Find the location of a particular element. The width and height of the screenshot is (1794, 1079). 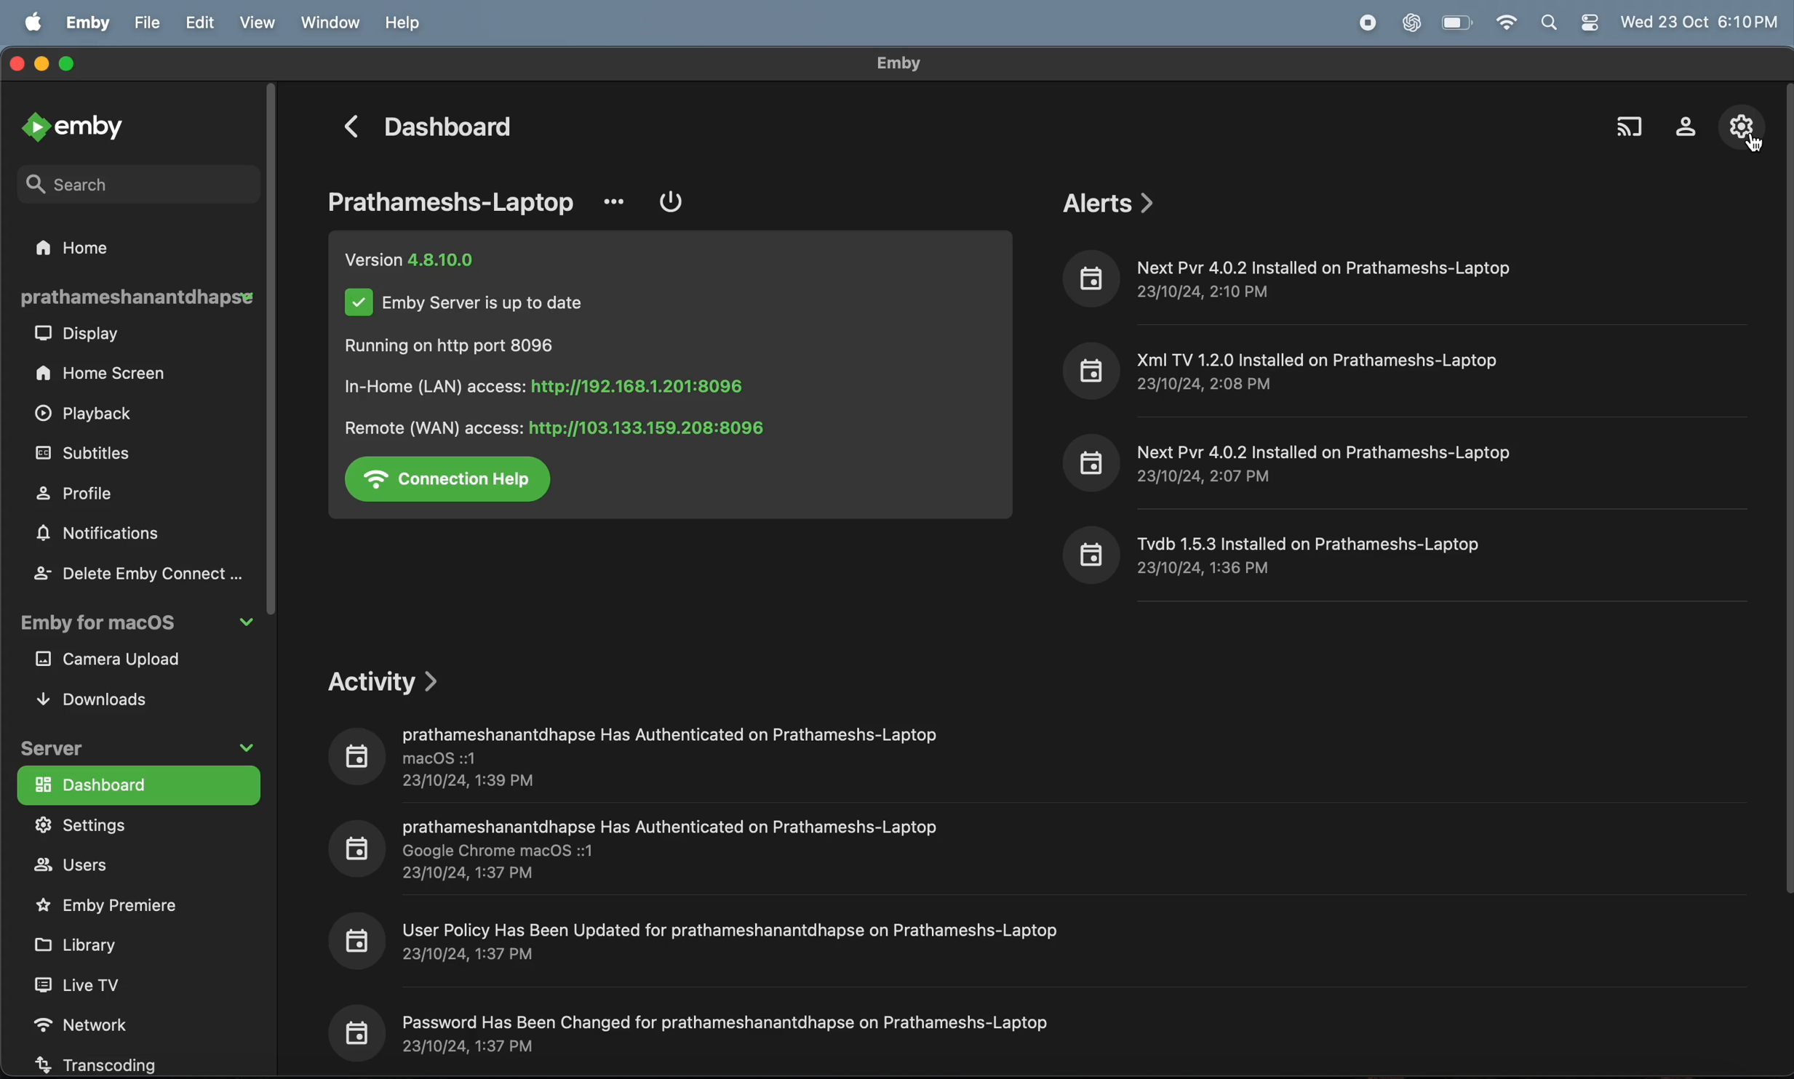

cast is located at coordinates (1625, 125).